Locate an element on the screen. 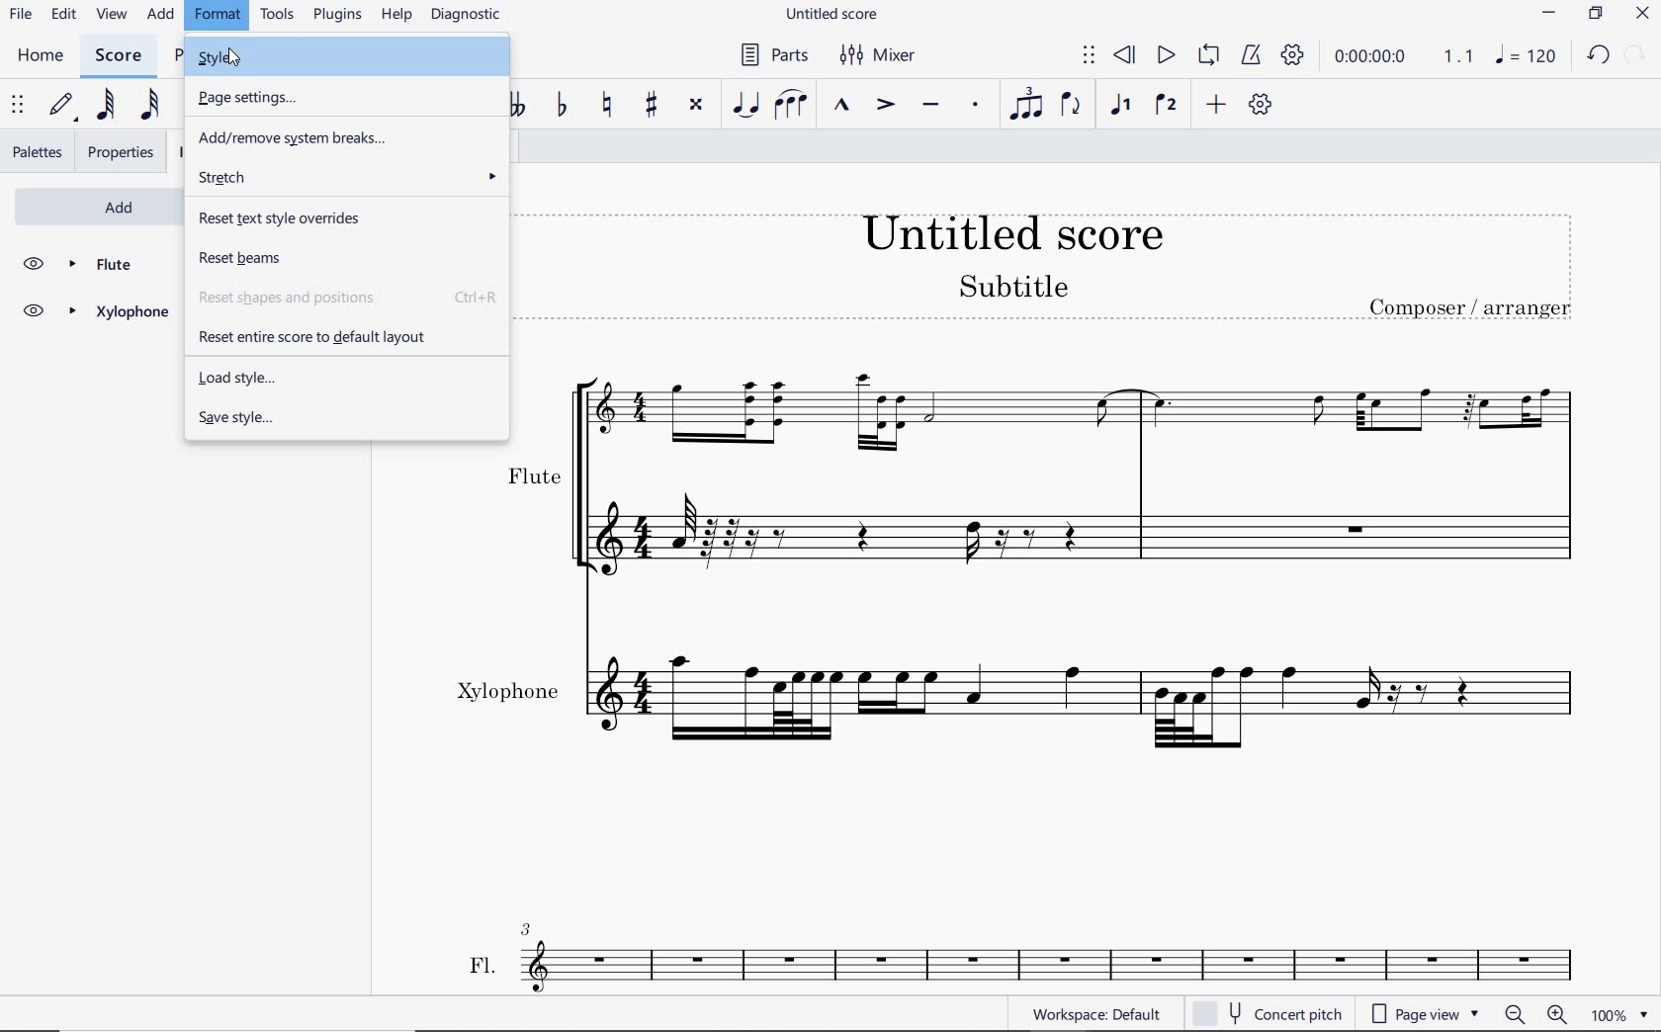  reset shapes and positions is located at coordinates (352, 298).